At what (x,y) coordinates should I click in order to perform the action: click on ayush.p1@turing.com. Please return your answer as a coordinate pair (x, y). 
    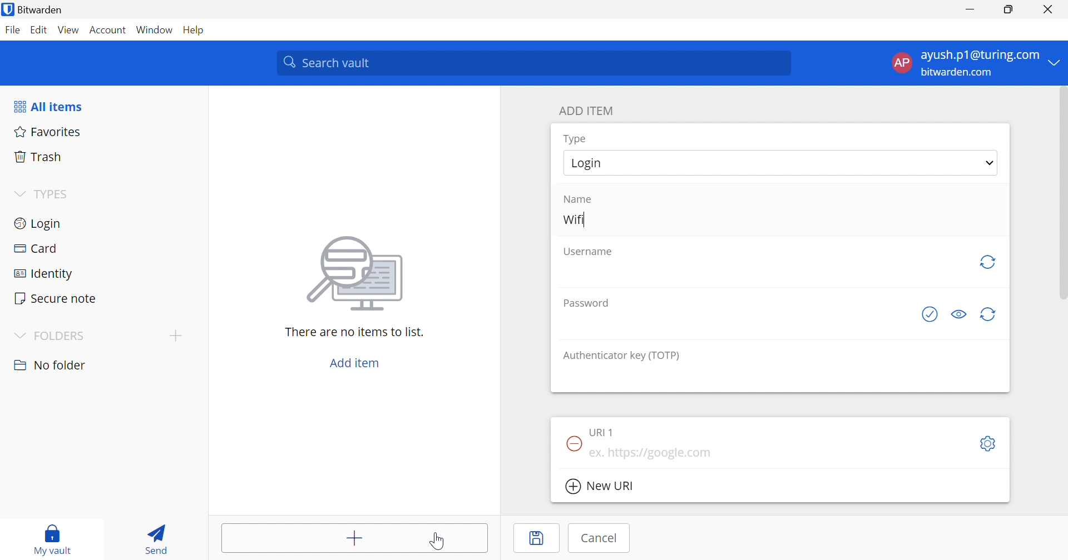
    Looking at the image, I should click on (980, 56).